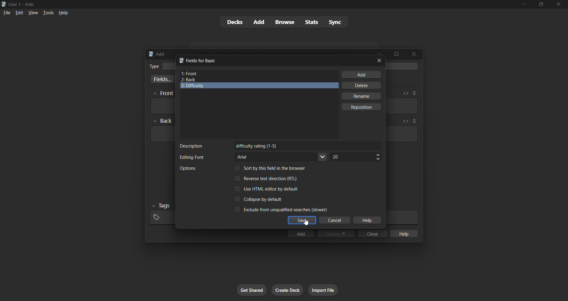  Describe the element at coordinates (379, 60) in the screenshot. I see `close` at that location.